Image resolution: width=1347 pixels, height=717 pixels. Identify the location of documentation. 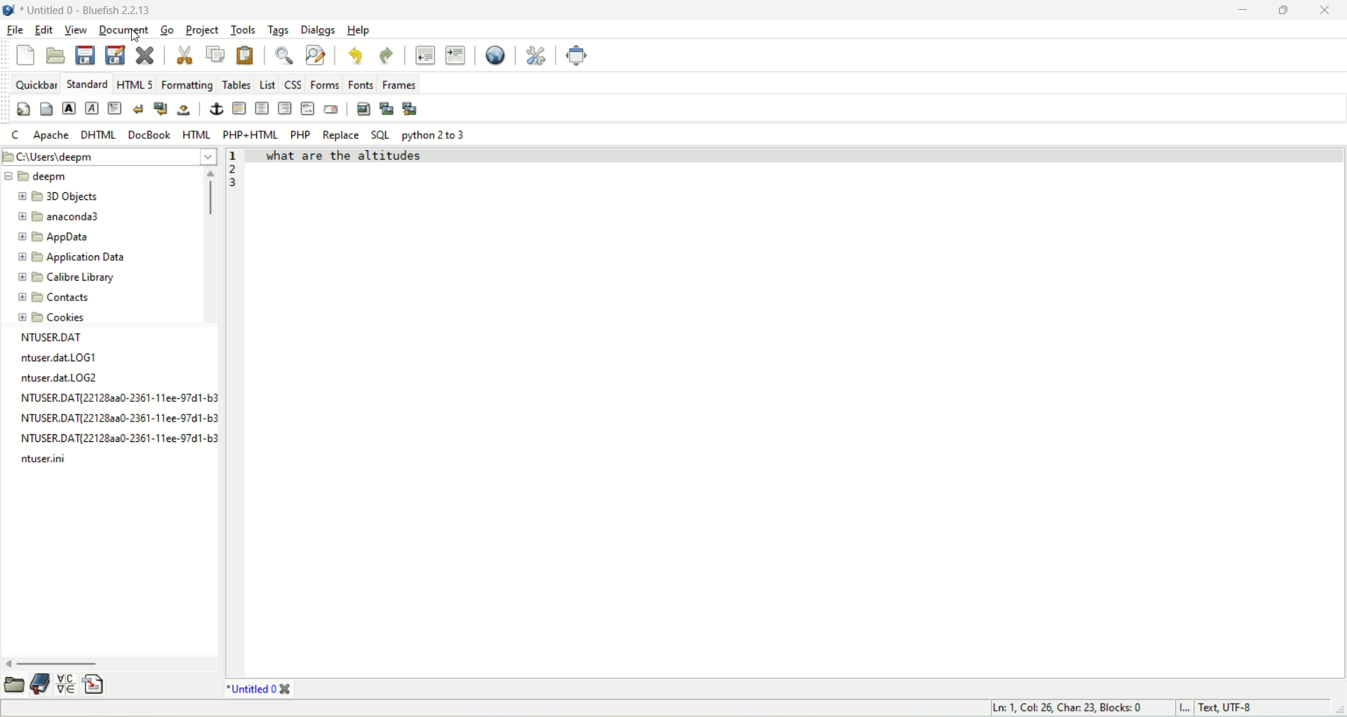
(40, 683).